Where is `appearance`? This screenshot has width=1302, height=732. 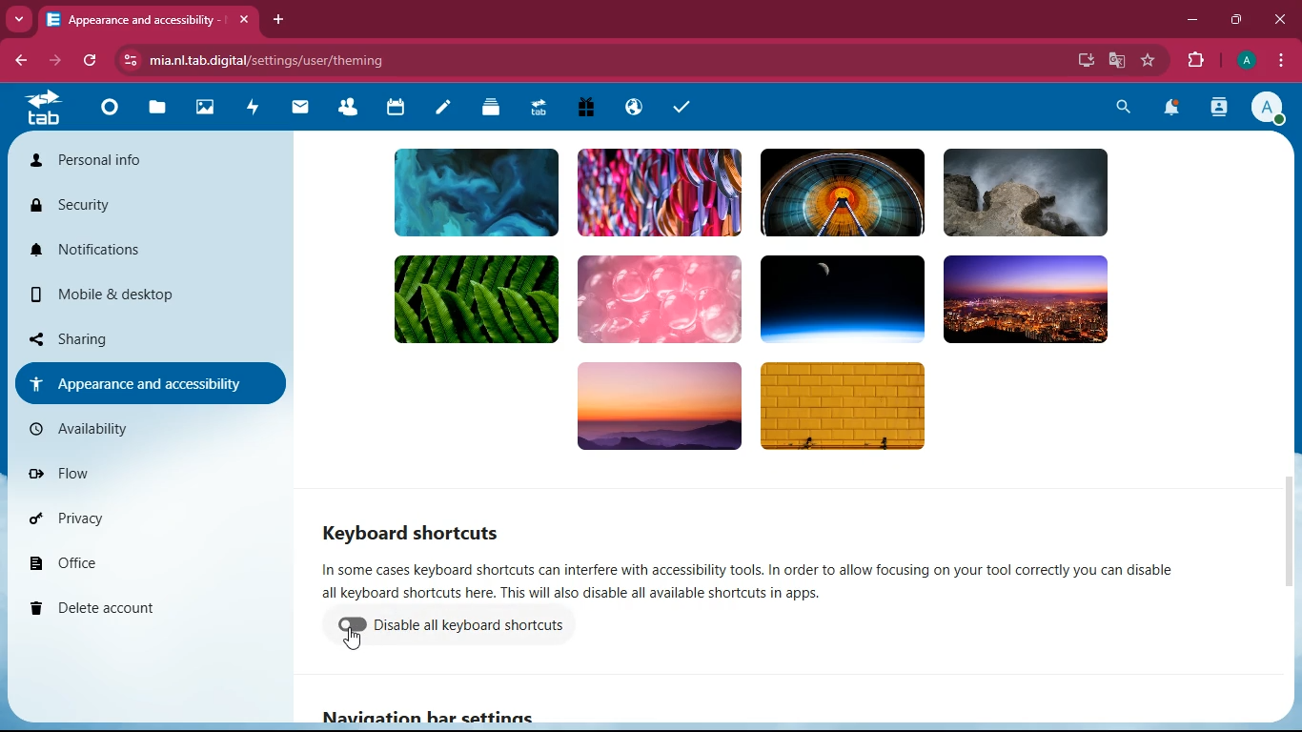 appearance is located at coordinates (143, 384).